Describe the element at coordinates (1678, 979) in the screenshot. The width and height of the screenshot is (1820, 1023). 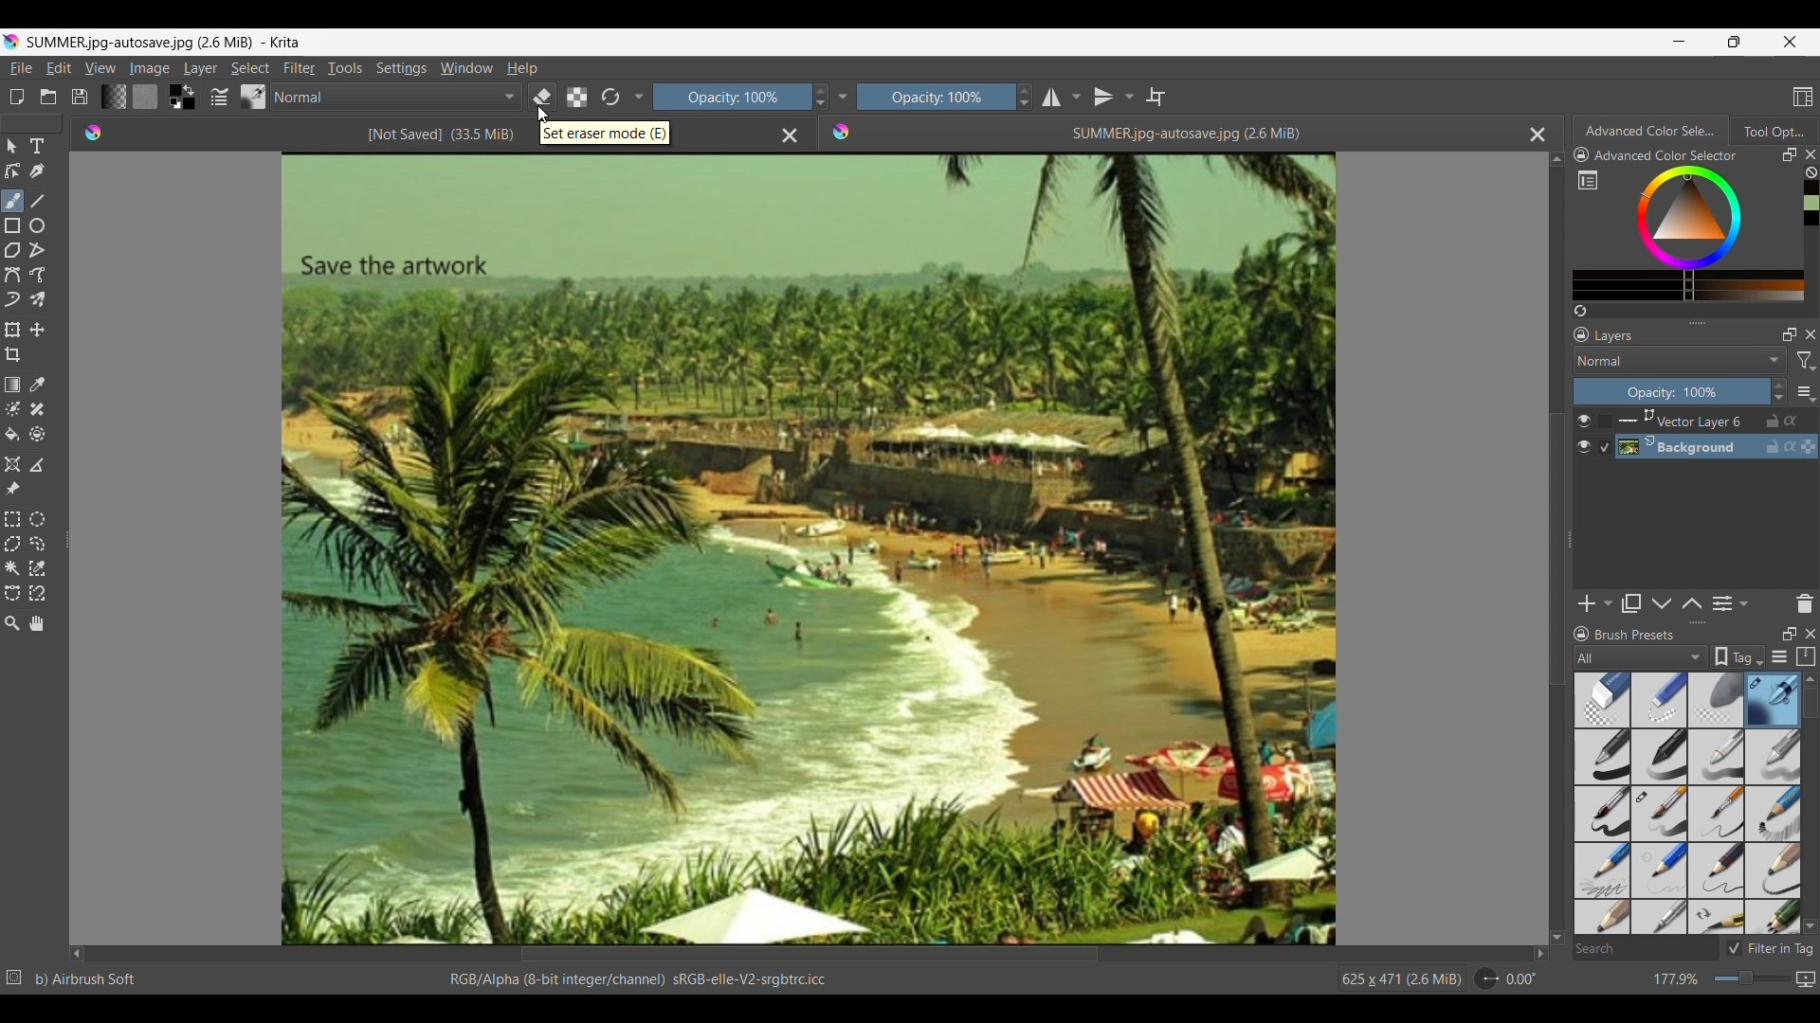
I see `177.9%` at that location.